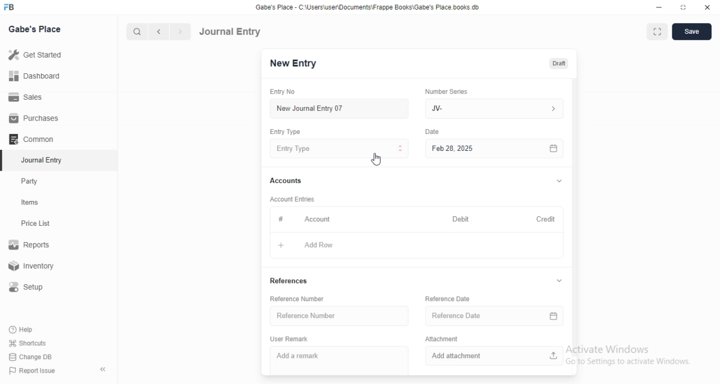 This screenshot has height=384, width=720. Describe the element at coordinates (294, 199) in the screenshot. I see `‘Account Entries` at that location.